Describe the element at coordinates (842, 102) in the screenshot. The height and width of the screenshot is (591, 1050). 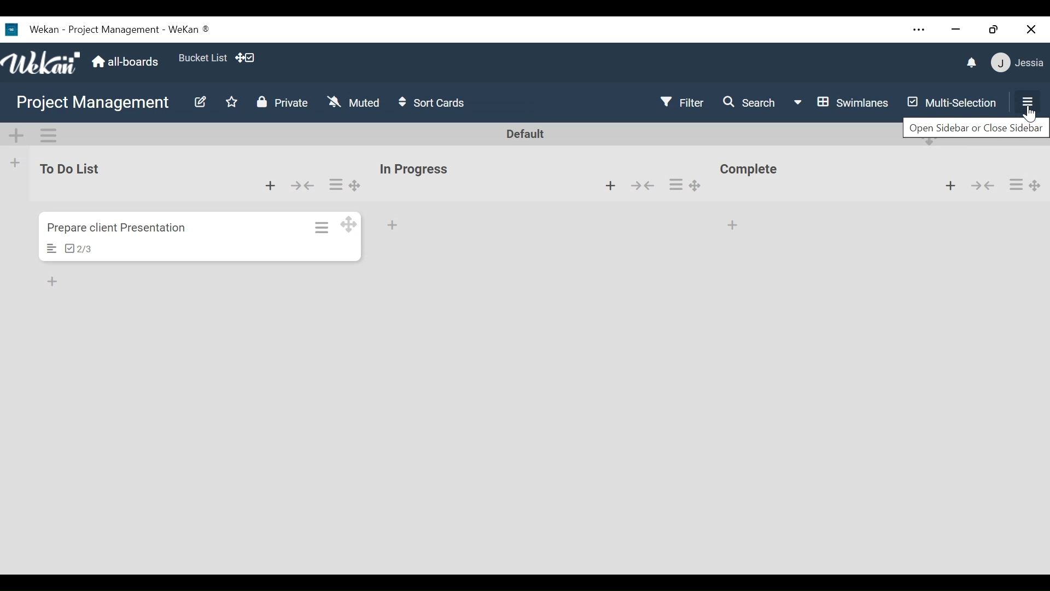
I see `Board view` at that location.